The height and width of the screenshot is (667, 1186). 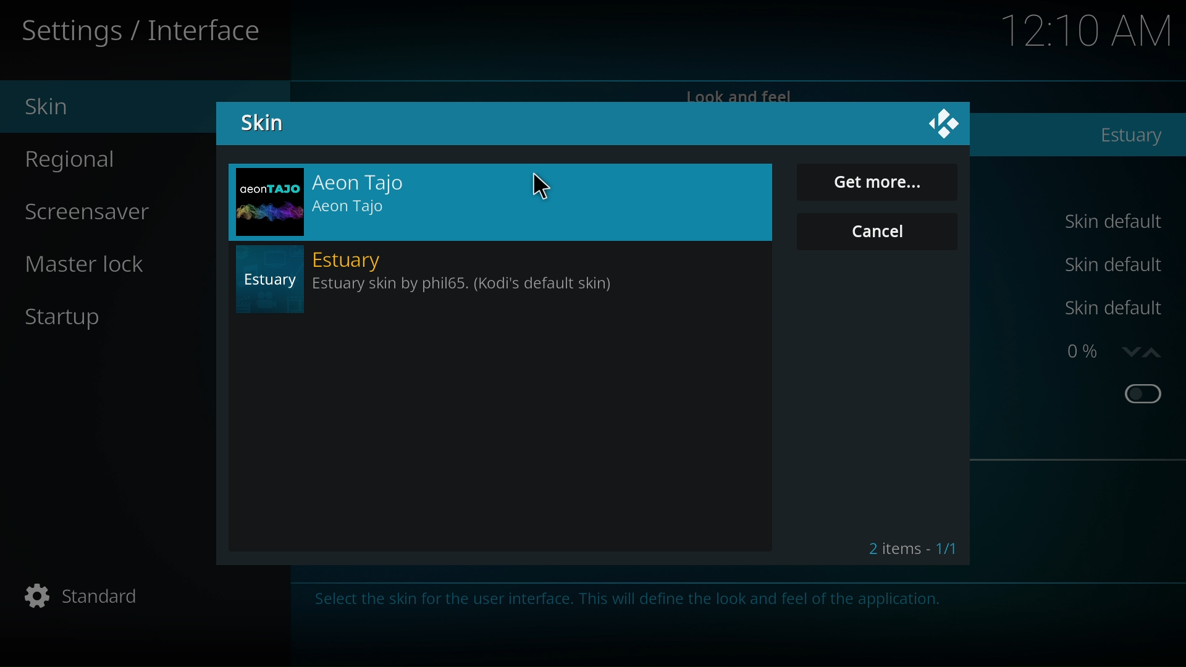 What do you see at coordinates (103, 213) in the screenshot?
I see `screensaver` at bounding box center [103, 213].